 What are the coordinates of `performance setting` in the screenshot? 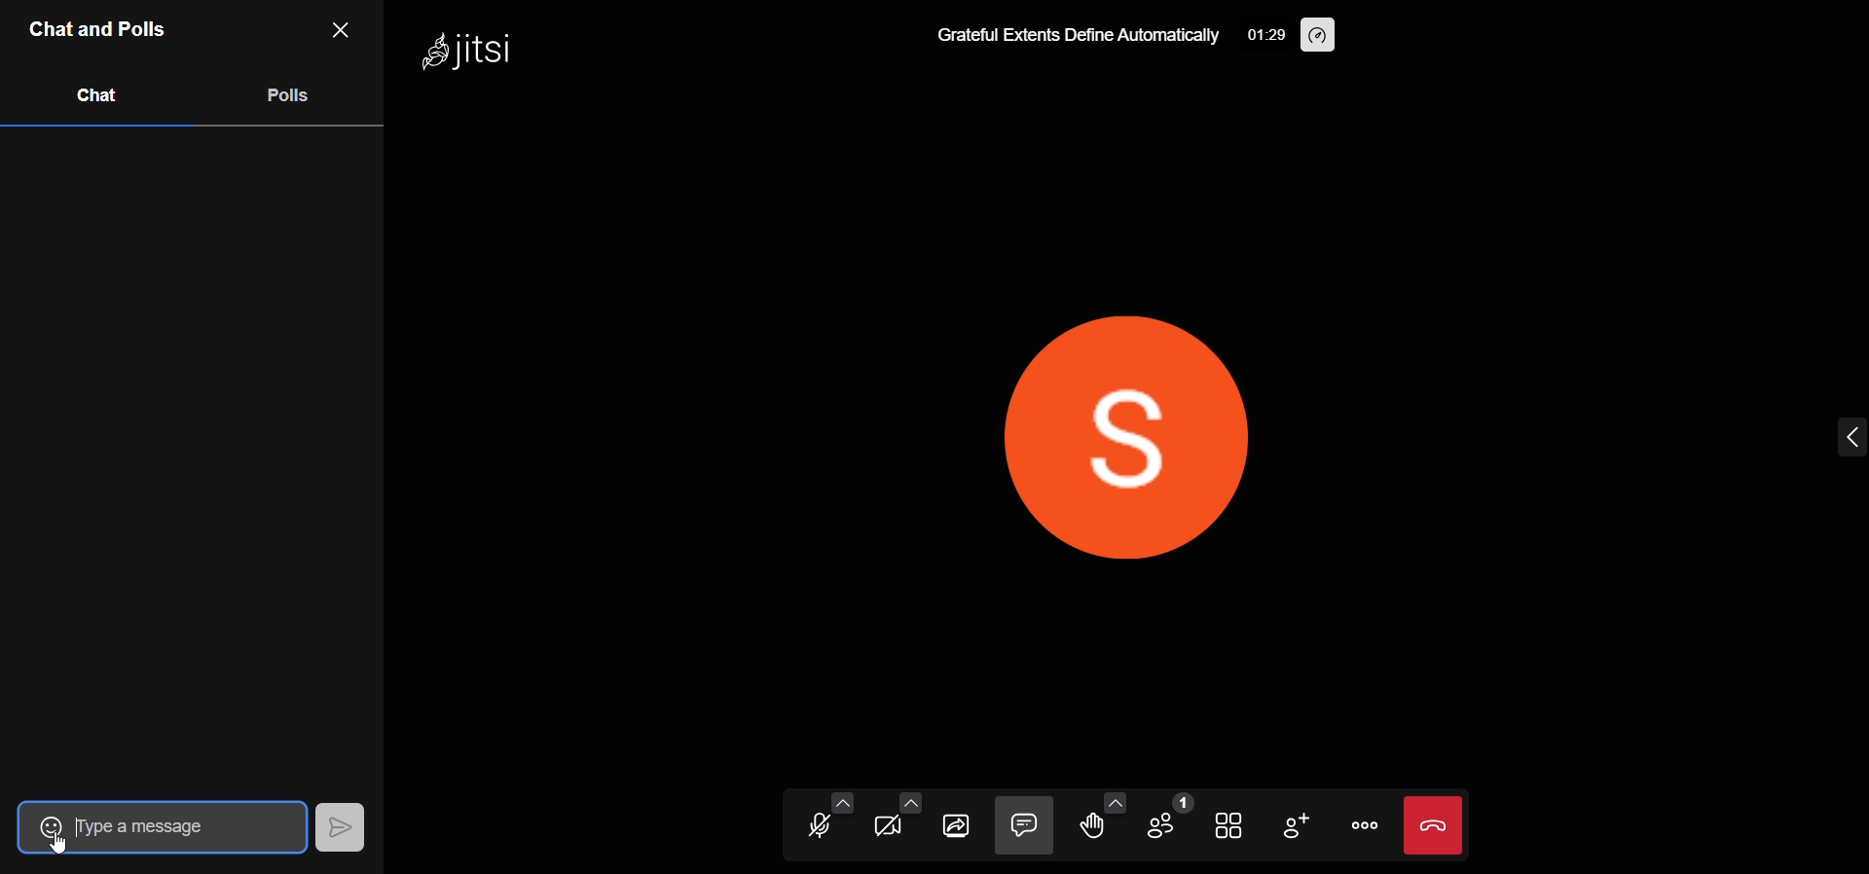 It's located at (1315, 34).